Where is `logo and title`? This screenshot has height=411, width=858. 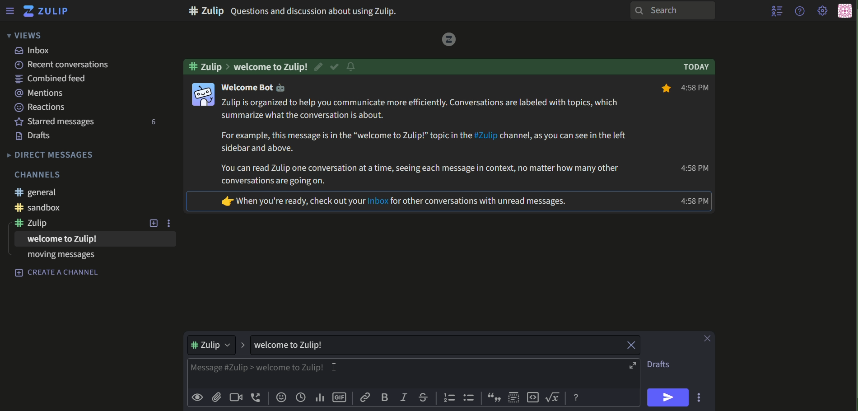
logo and title is located at coordinates (46, 11).